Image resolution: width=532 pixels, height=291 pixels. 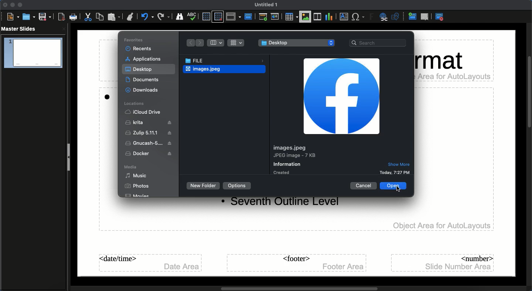 What do you see at coordinates (397, 17) in the screenshot?
I see `Shapres` at bounding box center [397, 17].